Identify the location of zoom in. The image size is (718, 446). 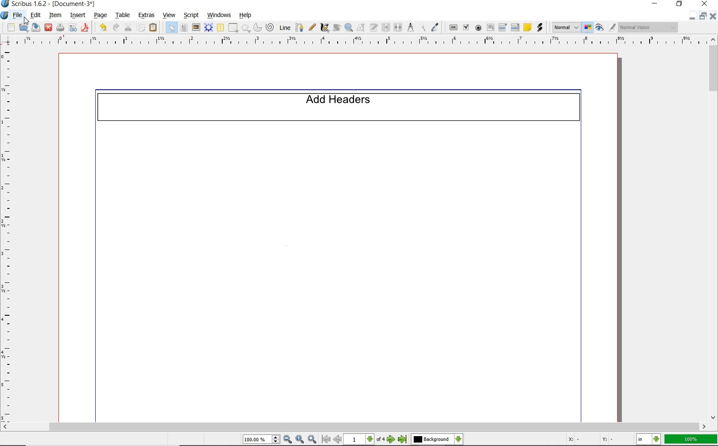
(312, 440).